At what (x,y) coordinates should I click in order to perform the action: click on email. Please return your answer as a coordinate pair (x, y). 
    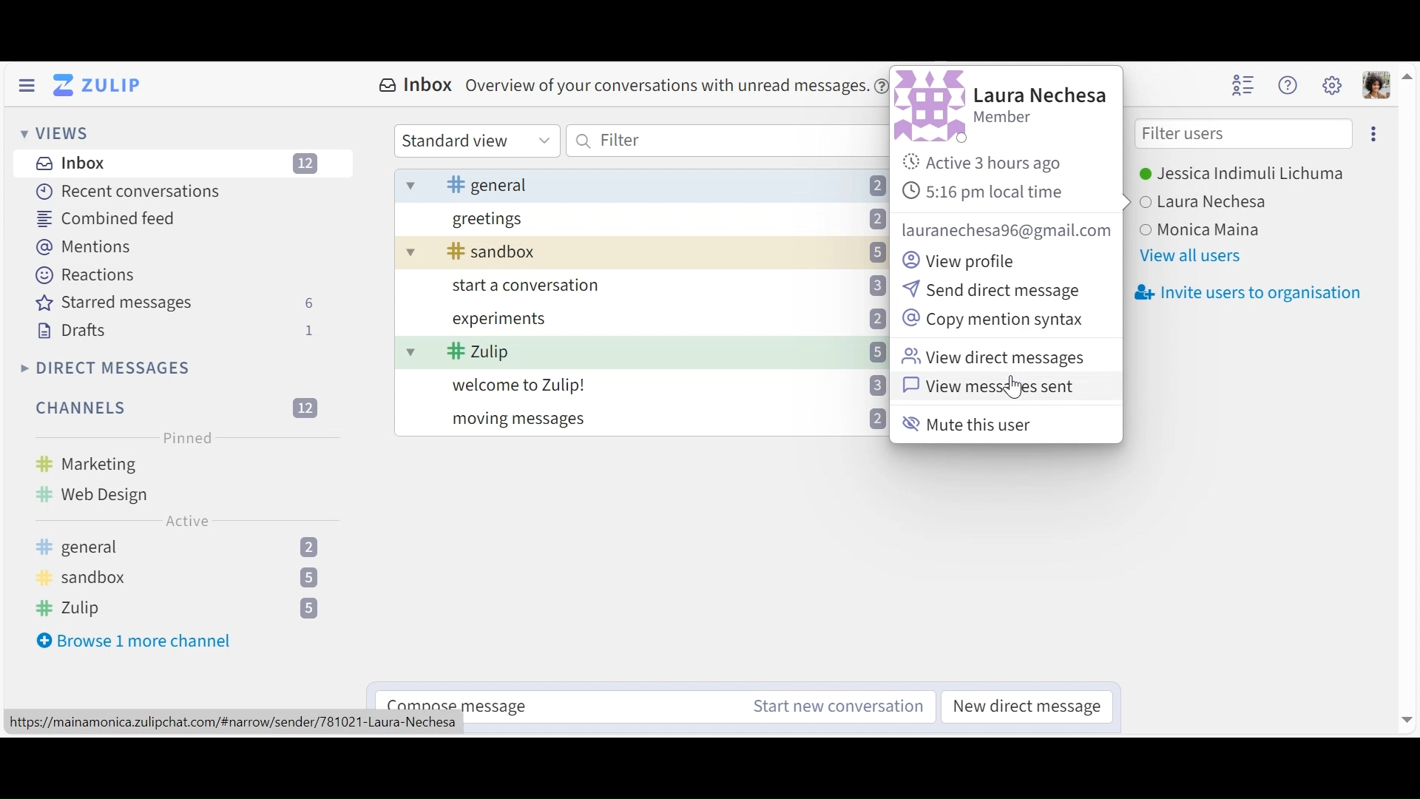
    Looking at the image, I should click on (1006, 232).